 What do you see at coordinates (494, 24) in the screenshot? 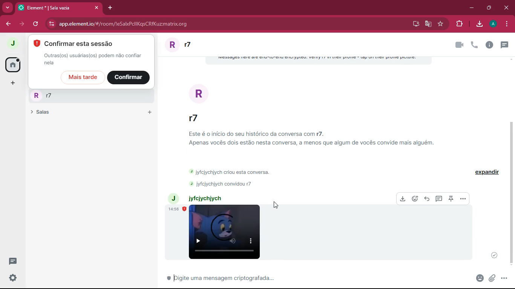
I see `a` at bounding box center [494, 24].